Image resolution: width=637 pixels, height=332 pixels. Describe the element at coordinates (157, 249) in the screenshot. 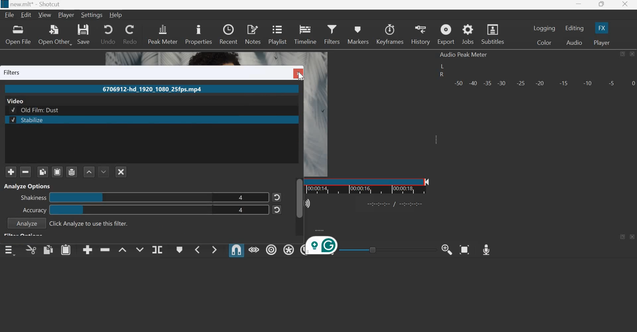

I see `Split at playhead` at that location.